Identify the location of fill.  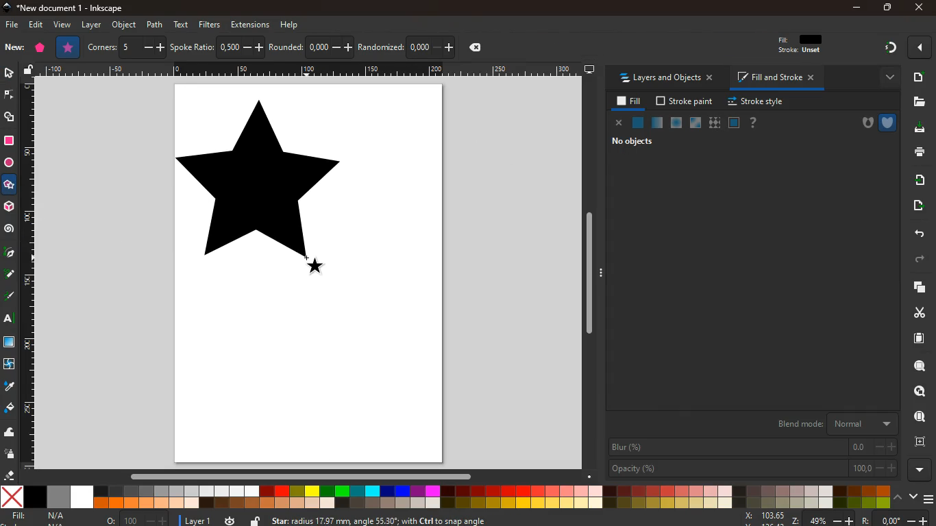
(809, 45).